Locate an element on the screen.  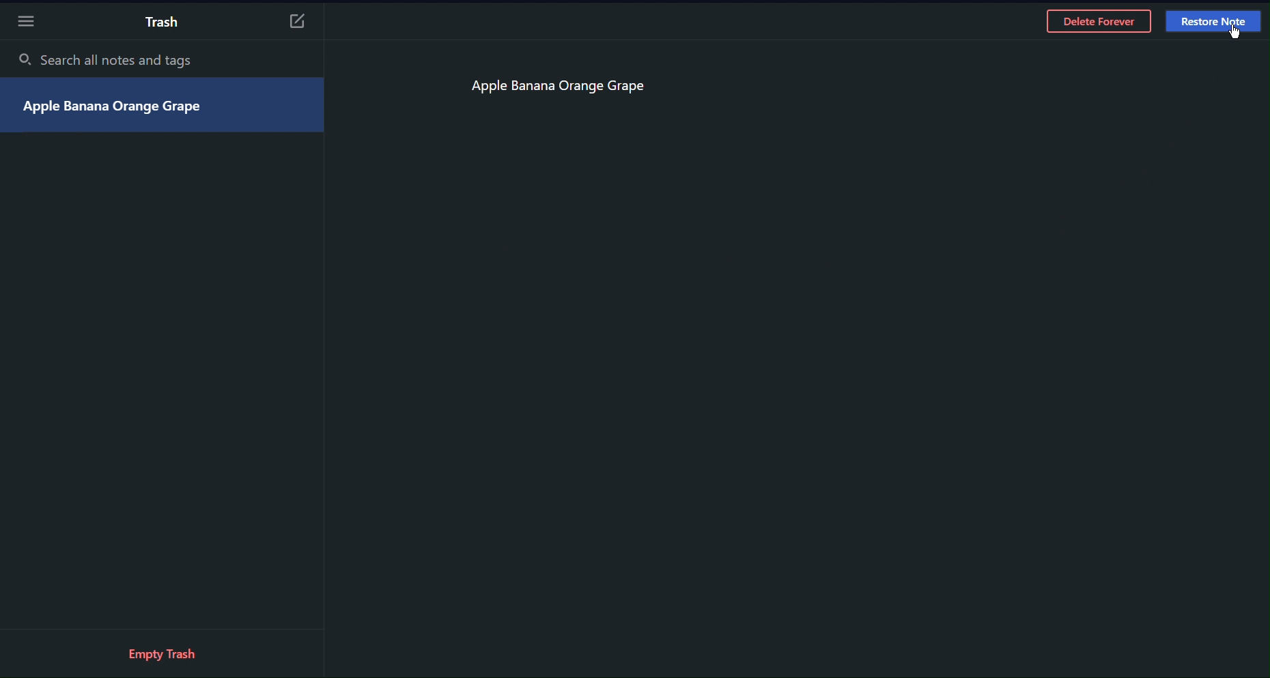
Delete Forever is located at coordinates (1095, 23).